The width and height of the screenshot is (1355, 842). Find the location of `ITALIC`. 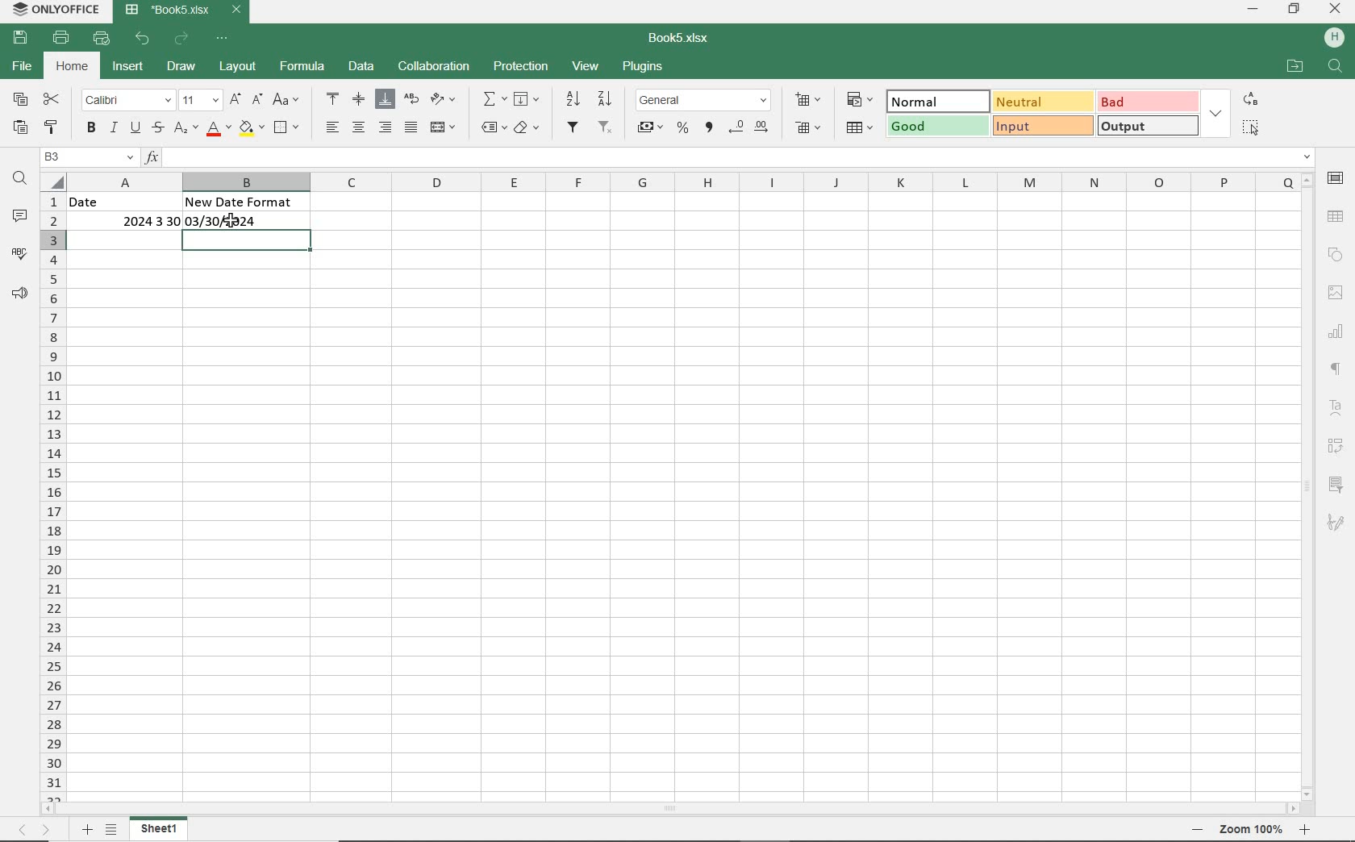

ITALIC is located at coordinates (114, 127).